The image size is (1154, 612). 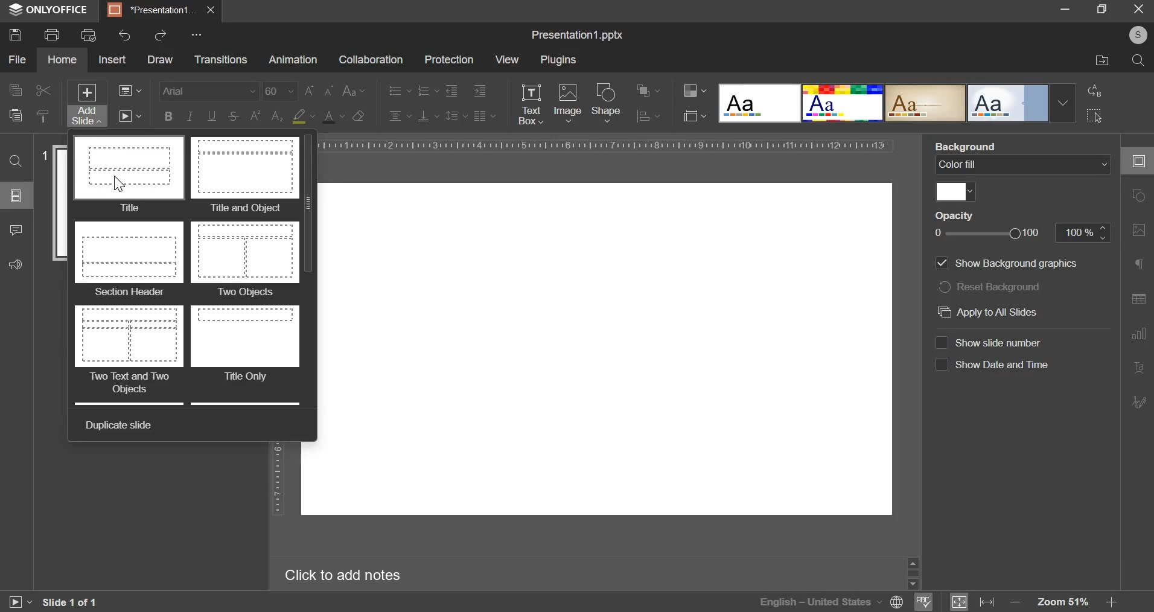 I want to click on slide, so click(x=596, y=349).